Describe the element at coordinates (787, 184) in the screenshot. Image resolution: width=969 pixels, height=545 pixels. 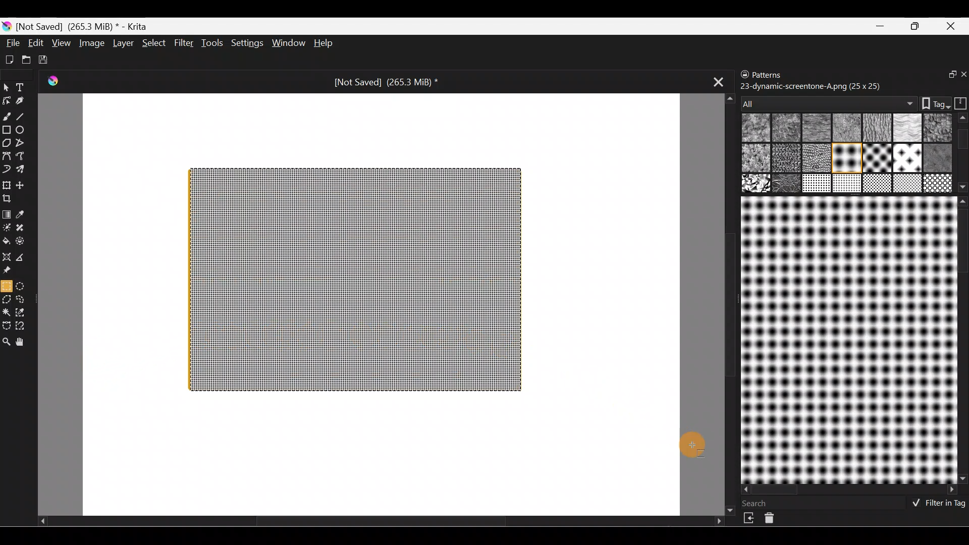
I see `15 texture_rockb.png` at that location.